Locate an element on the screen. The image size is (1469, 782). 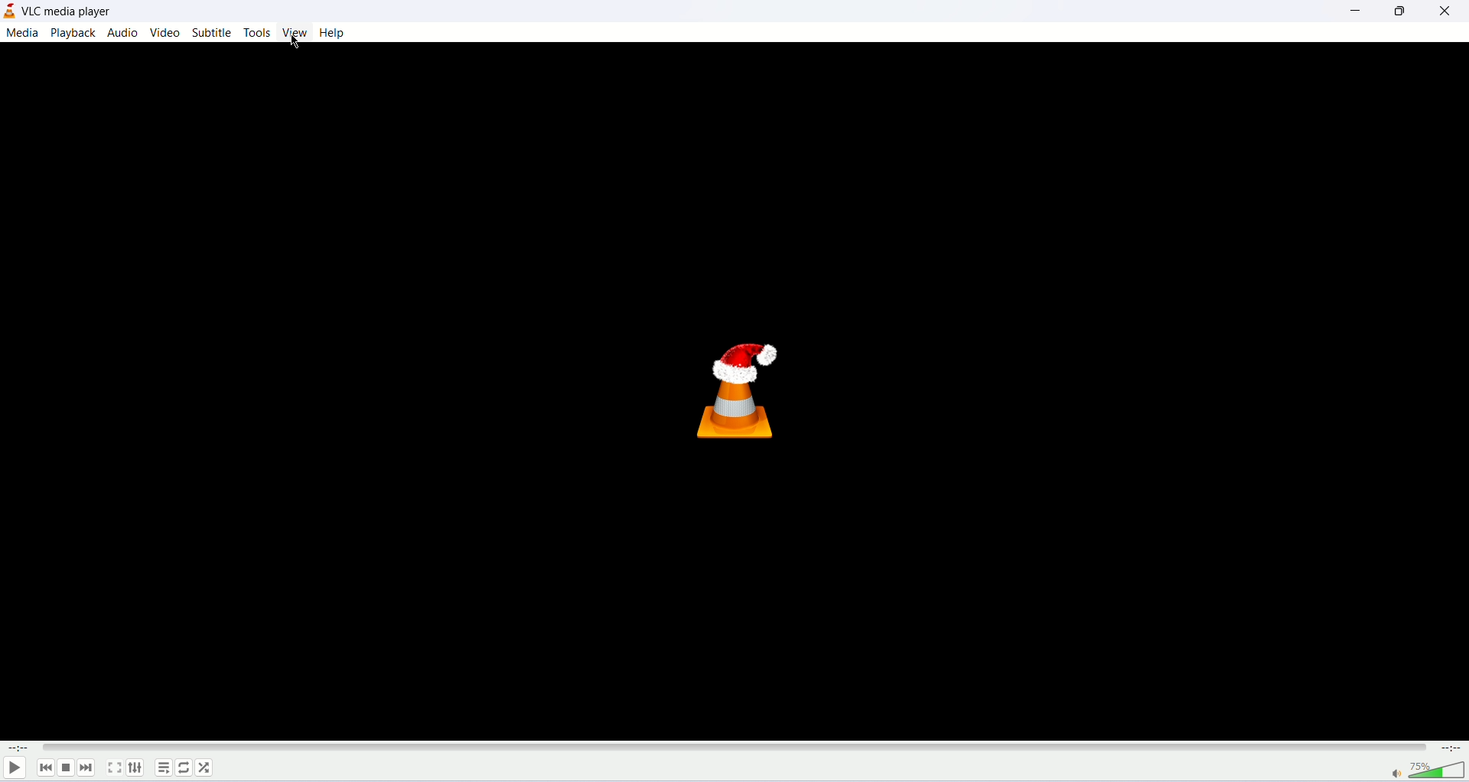
next is located at coordinates (86, 767).